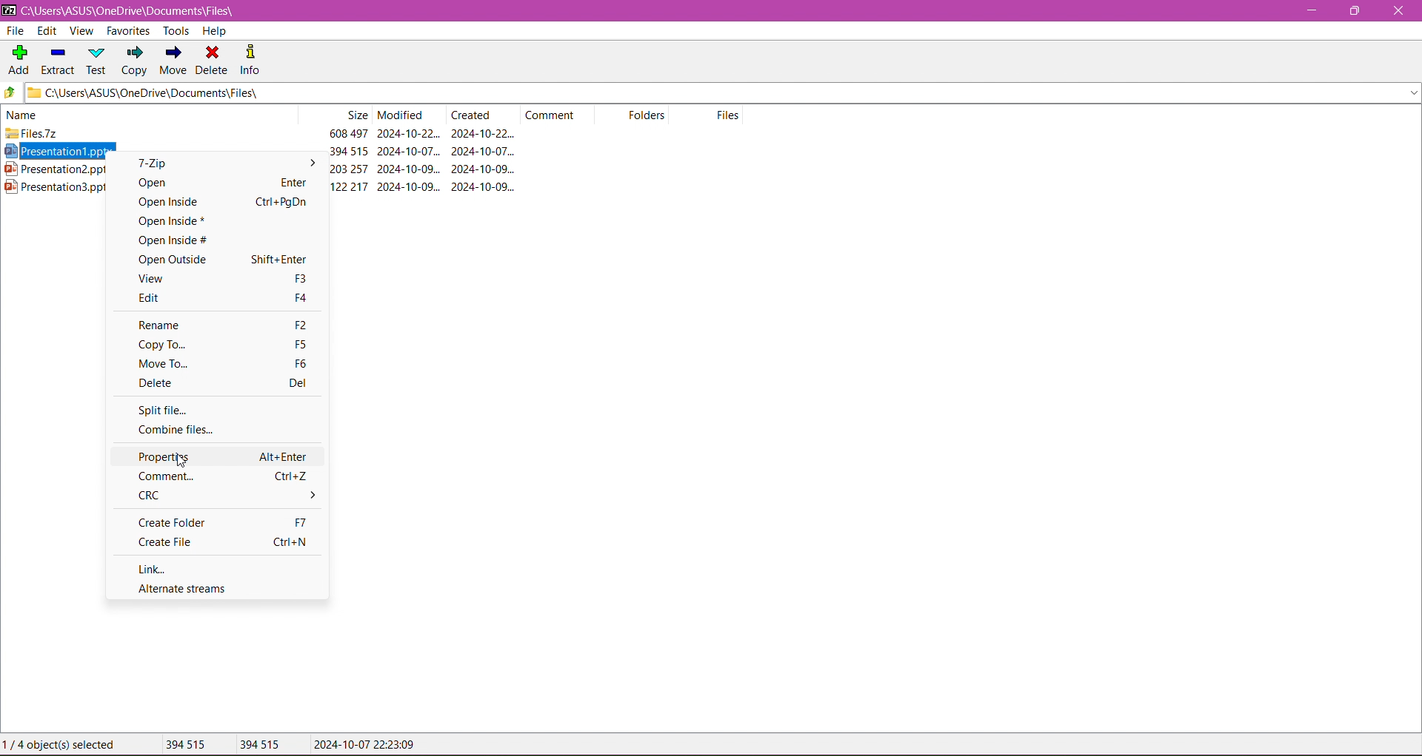  Describe the element at coordinates (130, 31) in the screenshot. I see `Favorites` at that location.